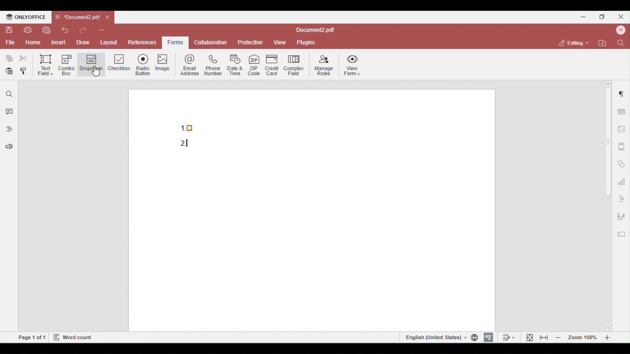 The image size is (630, 354). I want to click on paste, so click(10, 71).